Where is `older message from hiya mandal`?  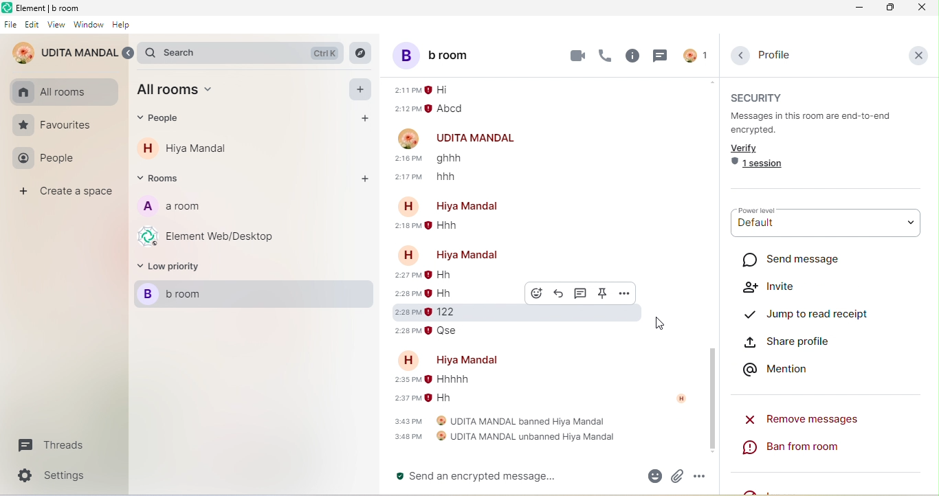
older message from hiya mandal is located at coordinates (434, 229).